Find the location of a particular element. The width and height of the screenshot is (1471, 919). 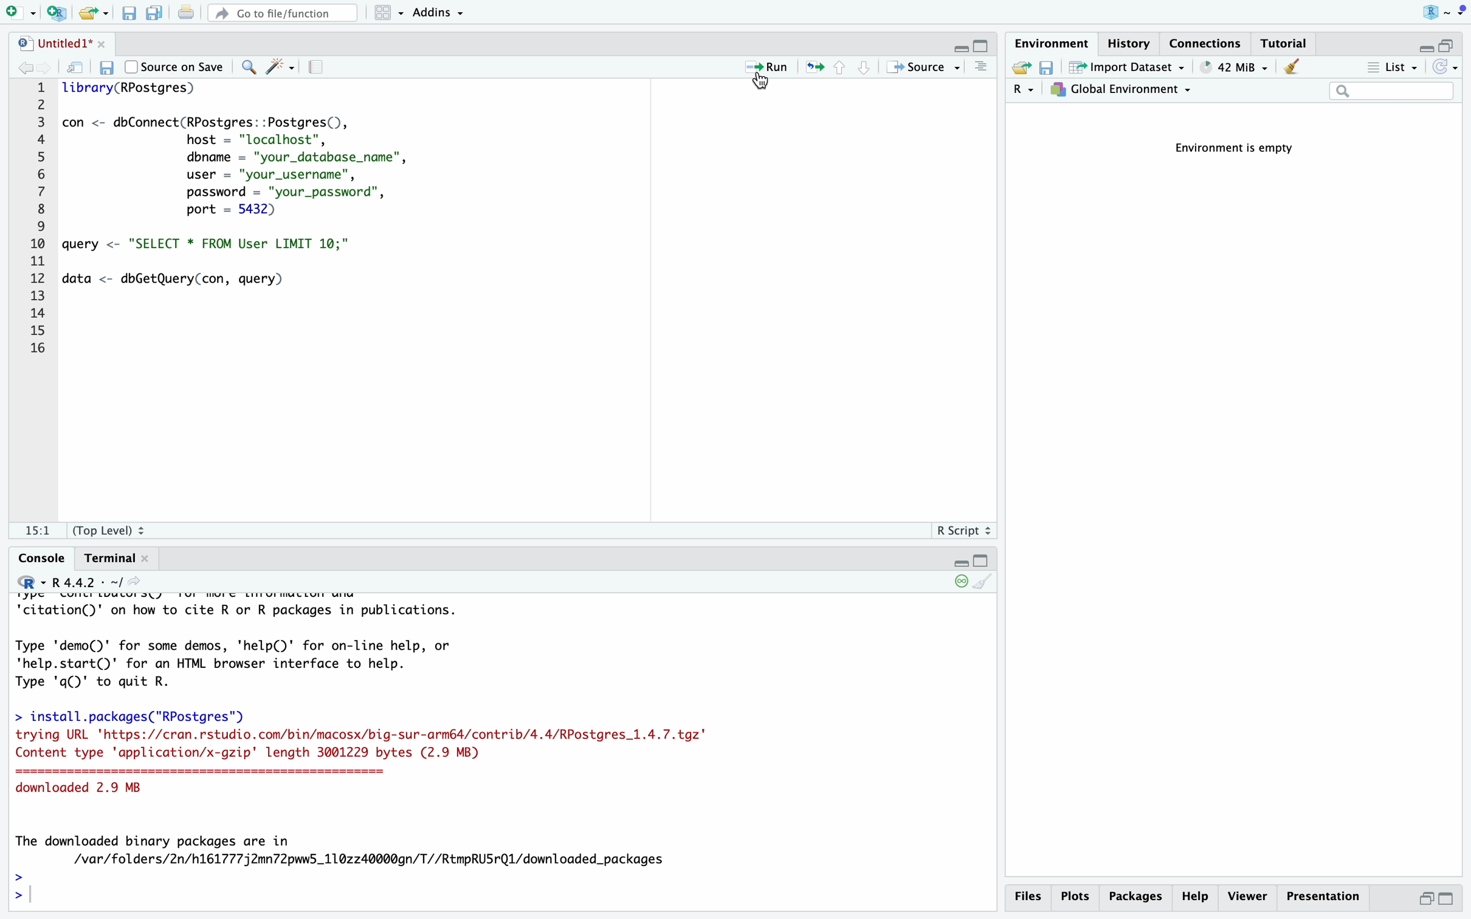

save workspace as is located at coordinates (1051, 69).